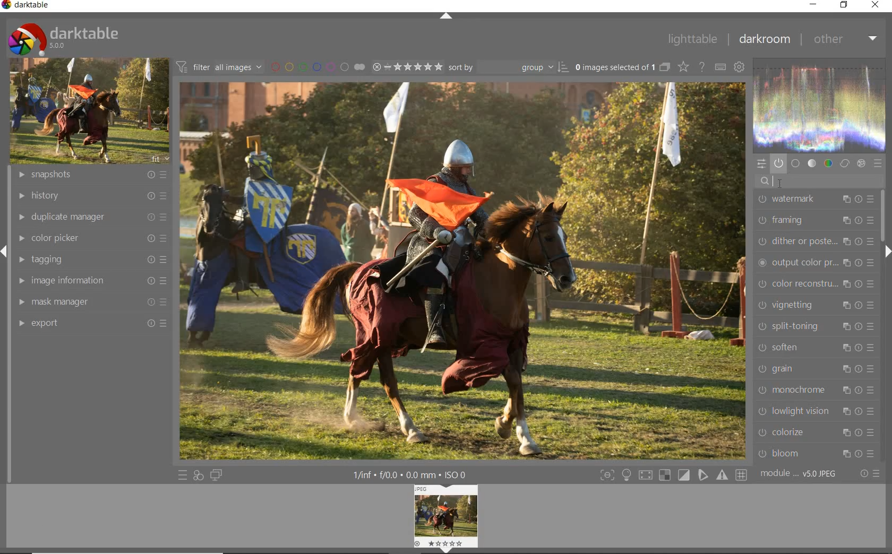 Image resolution: width=892 pixels, height=554 pixels. Describe the element at coordinates (818, 390) in the screenshot. I see `monochrome` at that location.